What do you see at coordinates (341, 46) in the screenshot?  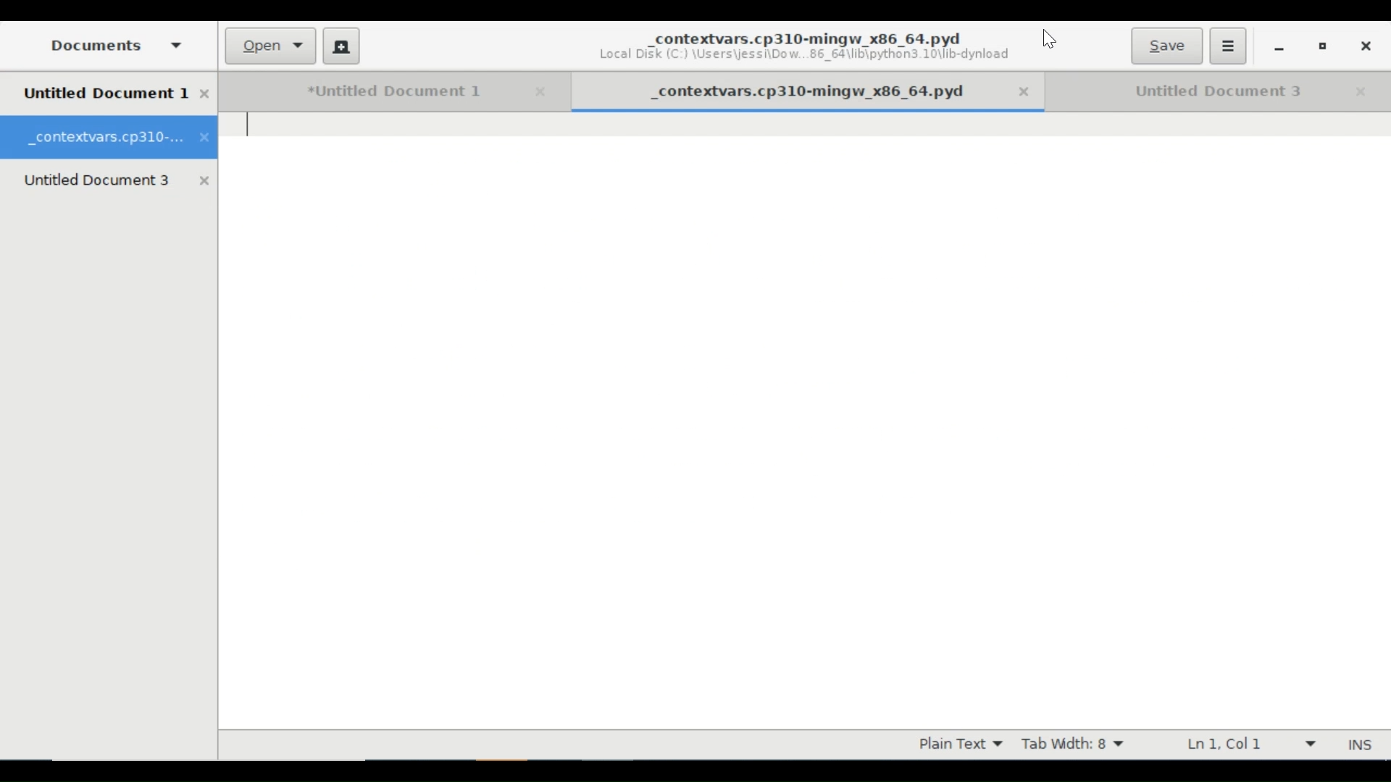 I see `New File` at bounding box center [341, 46].